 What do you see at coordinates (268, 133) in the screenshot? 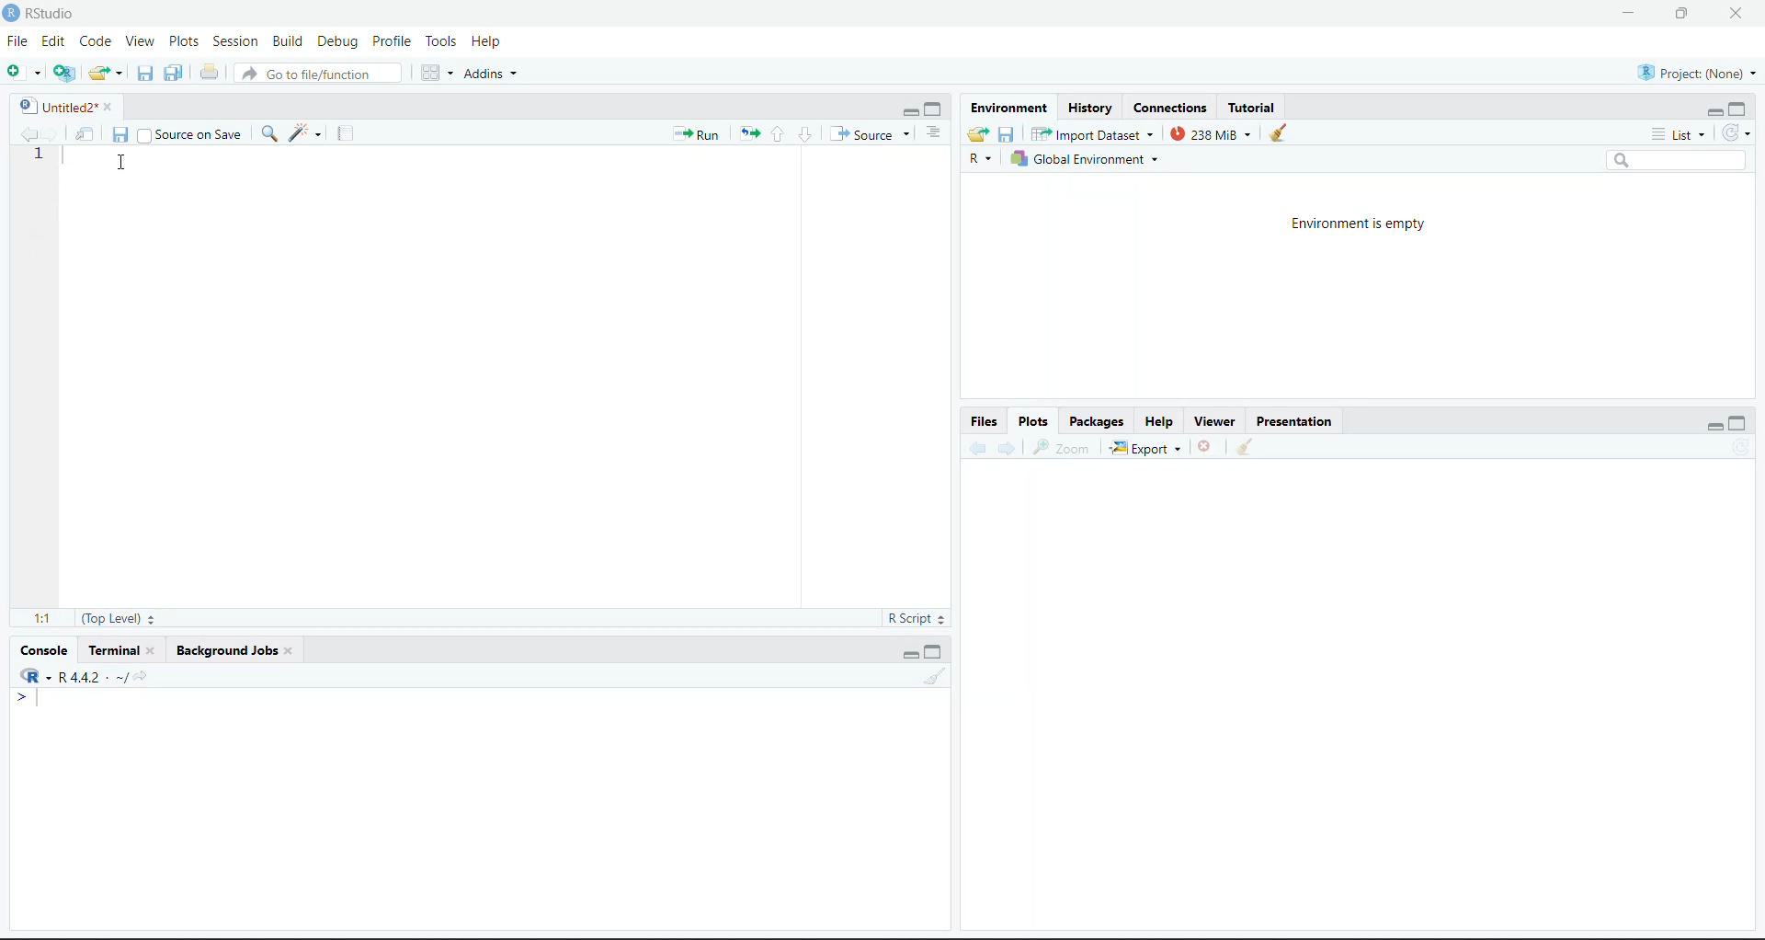
I see `search` at bounding box center [268, 133].